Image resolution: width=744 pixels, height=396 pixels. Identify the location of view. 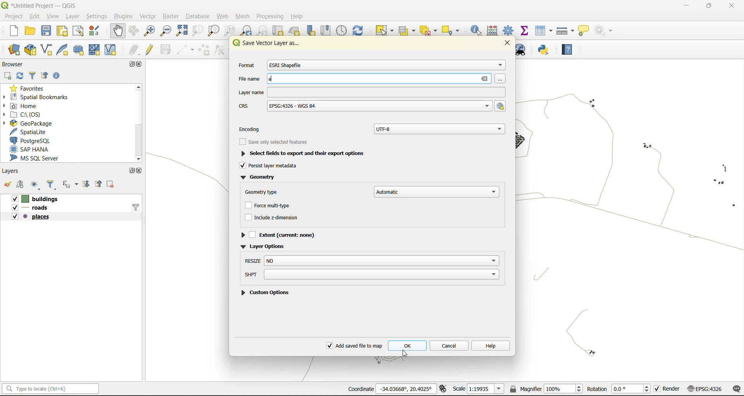
(53, 15).